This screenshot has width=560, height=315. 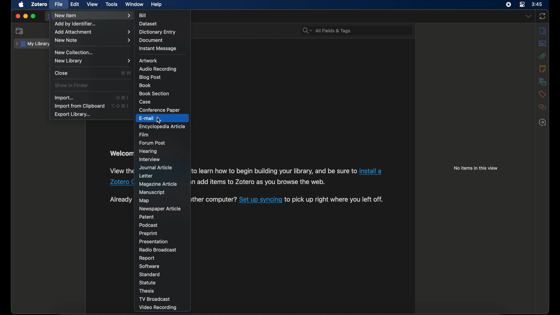 What do you see at coordinates (120, 199) in the screenshot?
I see `syncing instruction` at bounding box center [120, 199].